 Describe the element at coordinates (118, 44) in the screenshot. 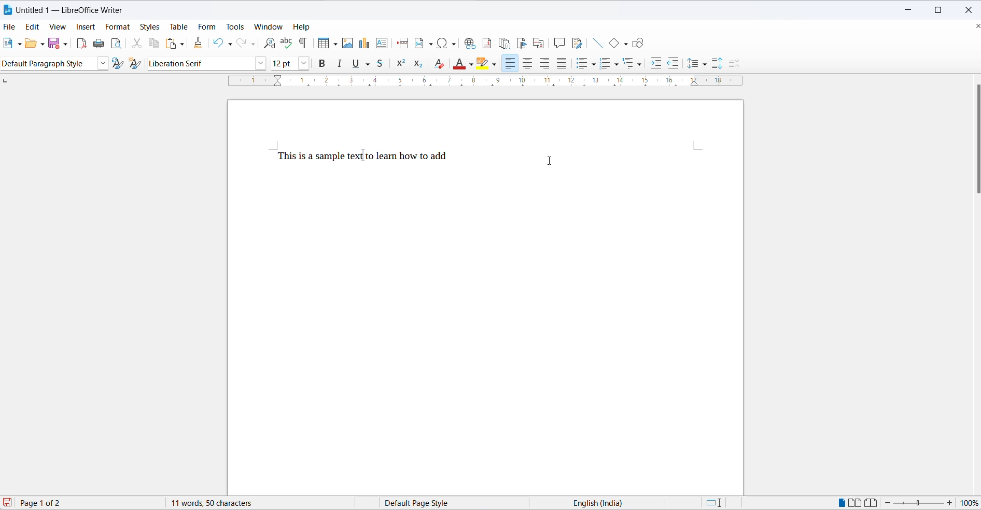

I see `toggle print preview` at that location.